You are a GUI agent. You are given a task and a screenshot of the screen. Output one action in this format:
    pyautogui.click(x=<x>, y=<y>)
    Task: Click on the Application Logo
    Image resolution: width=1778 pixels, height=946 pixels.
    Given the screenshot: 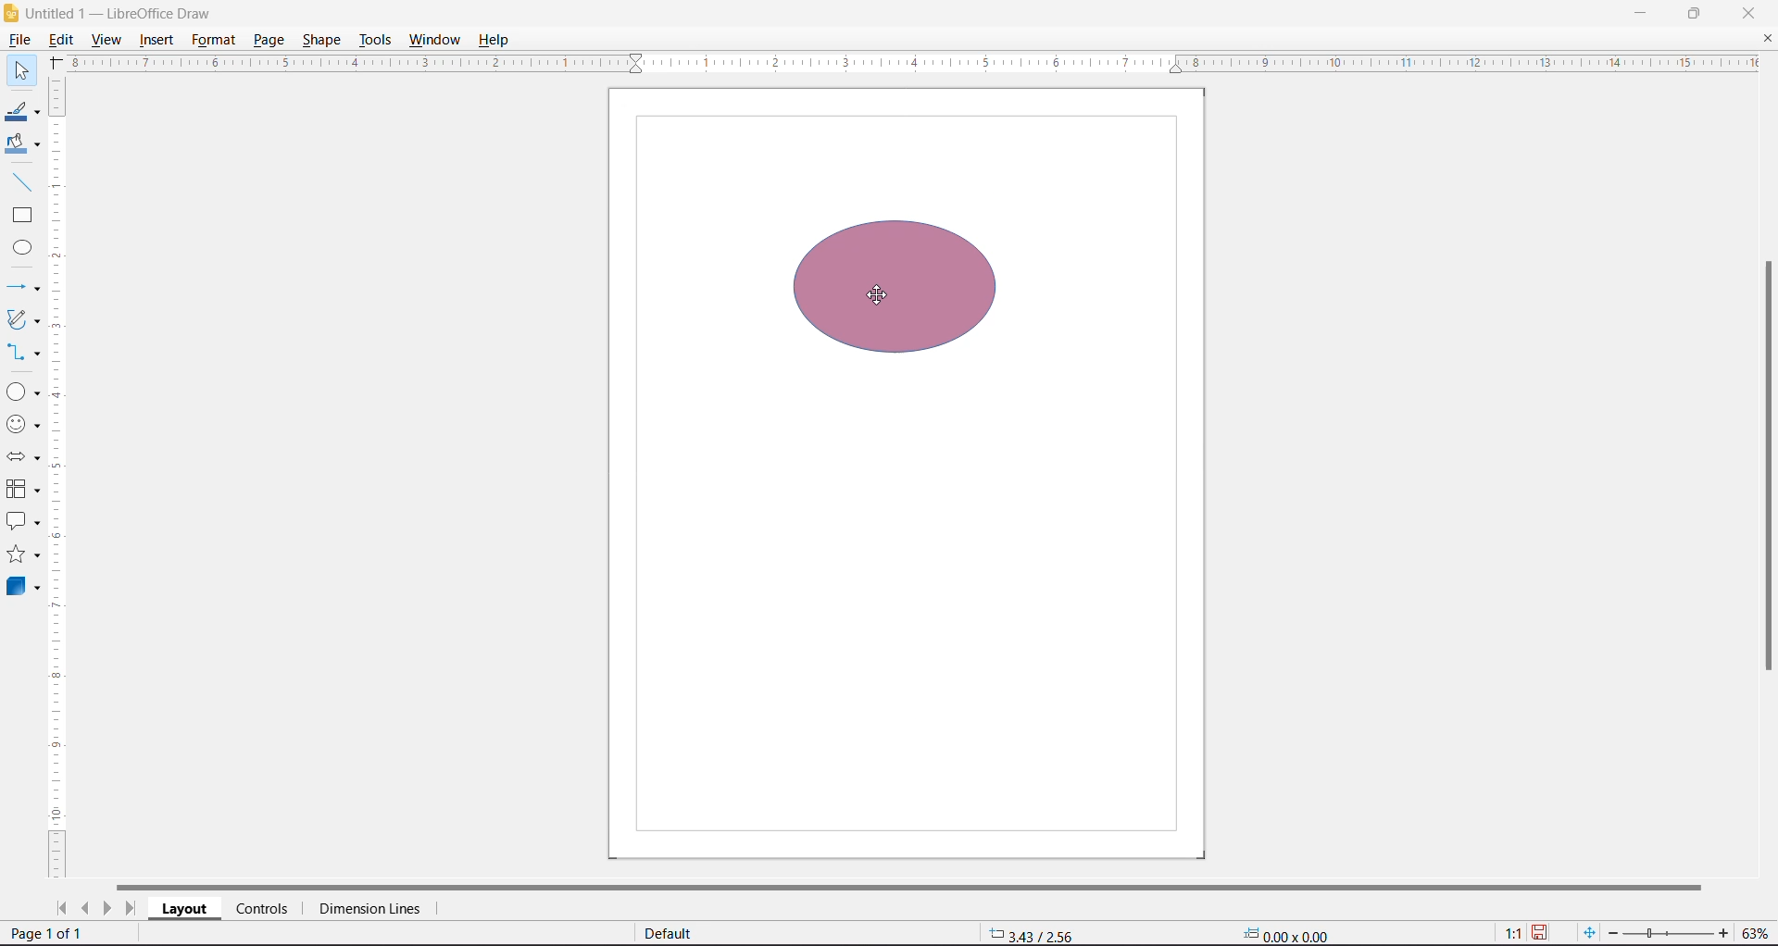 What is the action you would take?
    pyautogui.click(x=11, y=12)
    